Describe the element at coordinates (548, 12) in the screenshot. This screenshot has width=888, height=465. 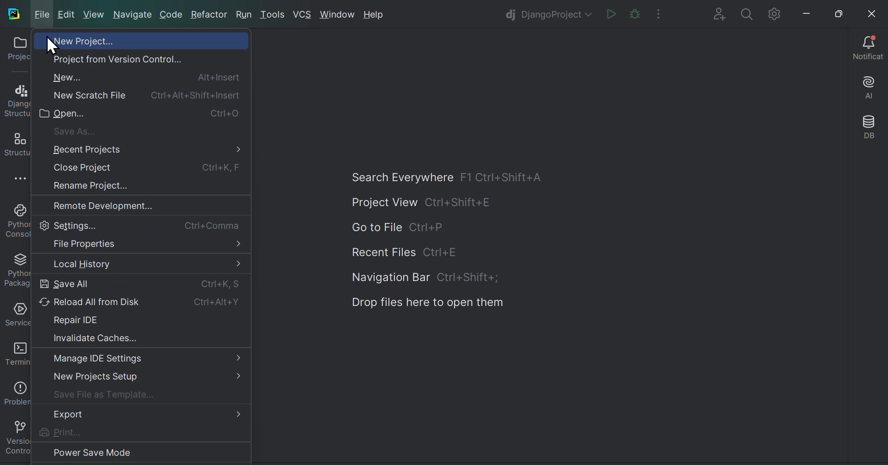
I see `Django project` at that location.